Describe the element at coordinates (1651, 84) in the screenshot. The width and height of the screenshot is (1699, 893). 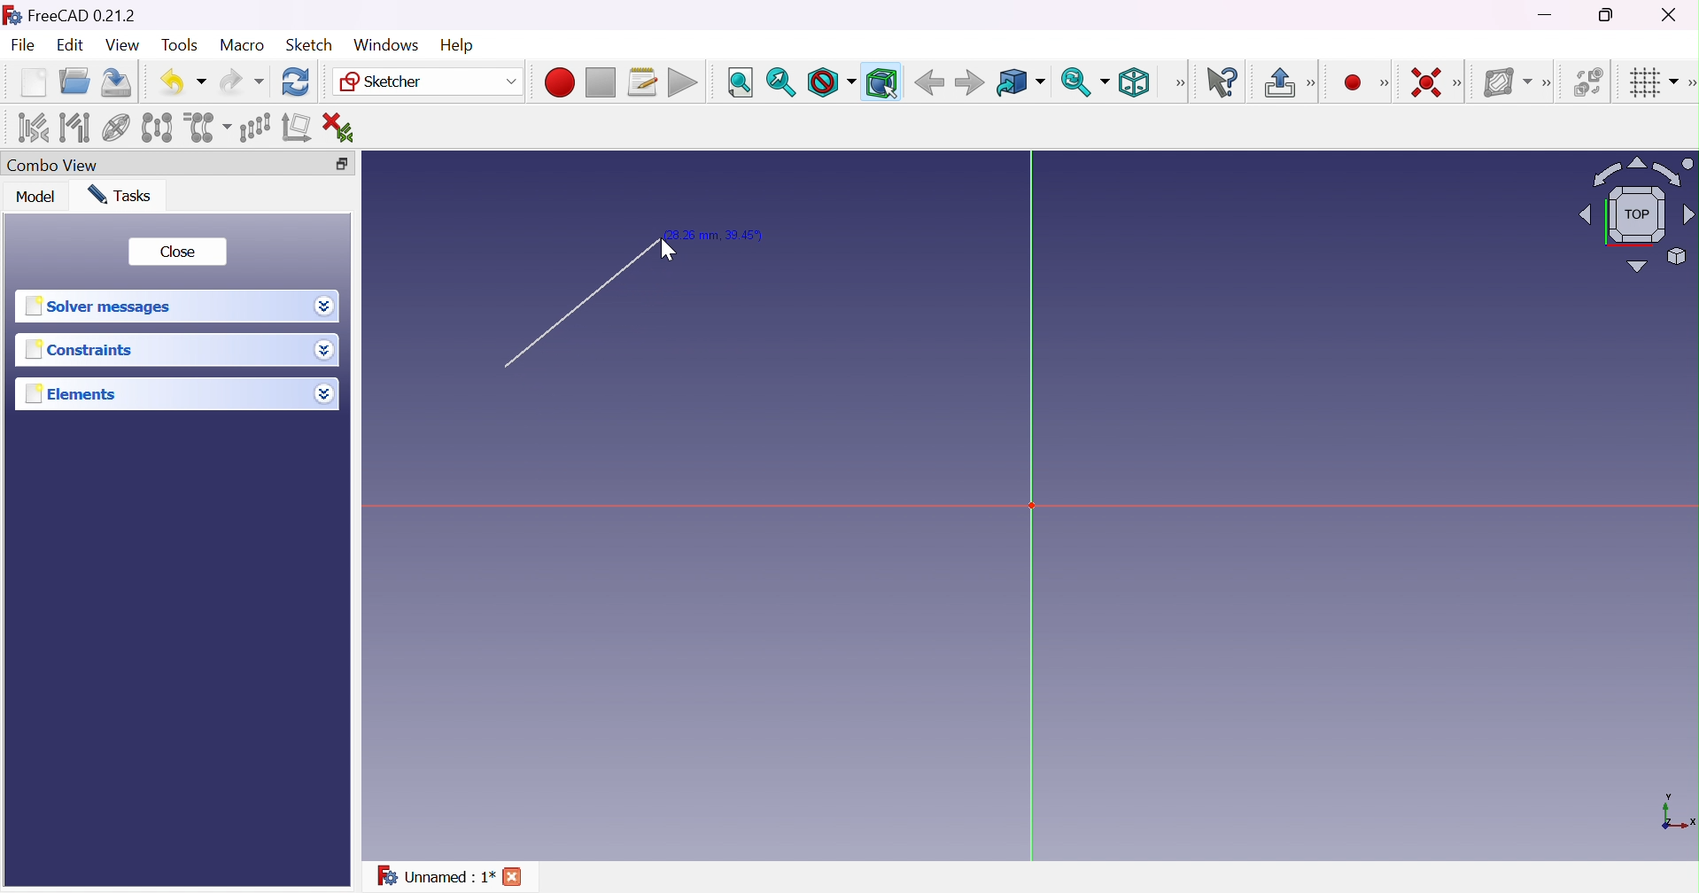
I see `Toggle grid` at that location.